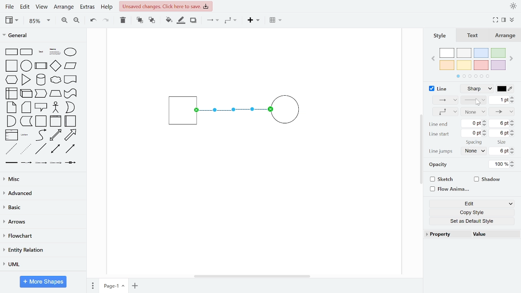 This screenshot has width=521, height=293. Describe the element at coordinates (106, 20) in the screenshot. I see `redo` at that location.